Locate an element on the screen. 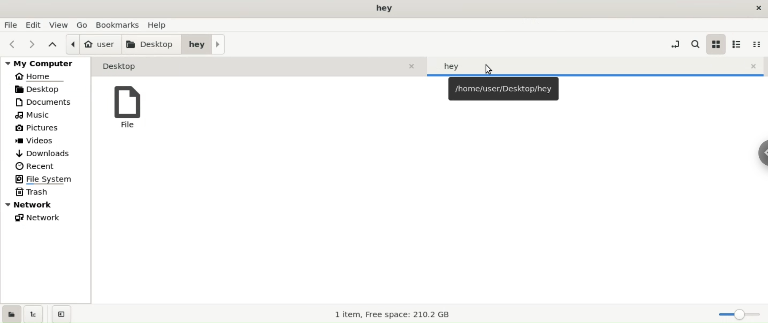  show treeview is located at coordinates (35, 313).